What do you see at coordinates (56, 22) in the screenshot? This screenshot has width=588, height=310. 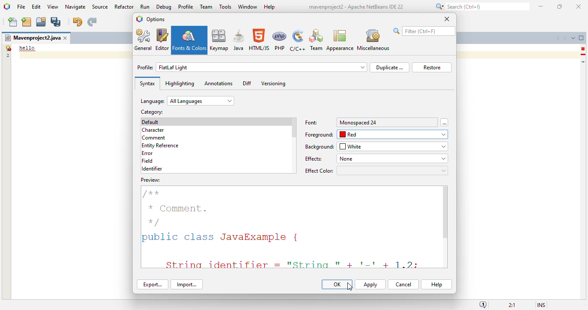 I see `save all` at bounding box center [56, 22].